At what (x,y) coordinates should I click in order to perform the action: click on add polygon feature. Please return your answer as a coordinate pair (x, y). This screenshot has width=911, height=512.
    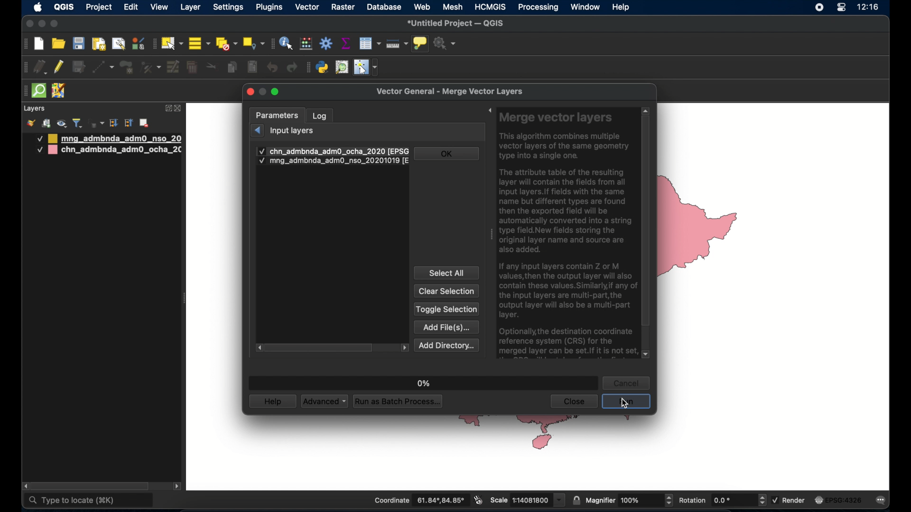
    Looking at the image, I should click on (127, 67).